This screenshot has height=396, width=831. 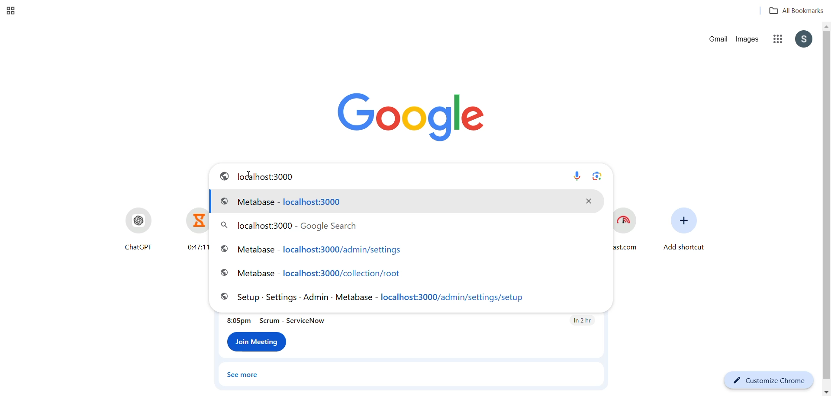 I want to click on histroy, so click(x=411, y=250).